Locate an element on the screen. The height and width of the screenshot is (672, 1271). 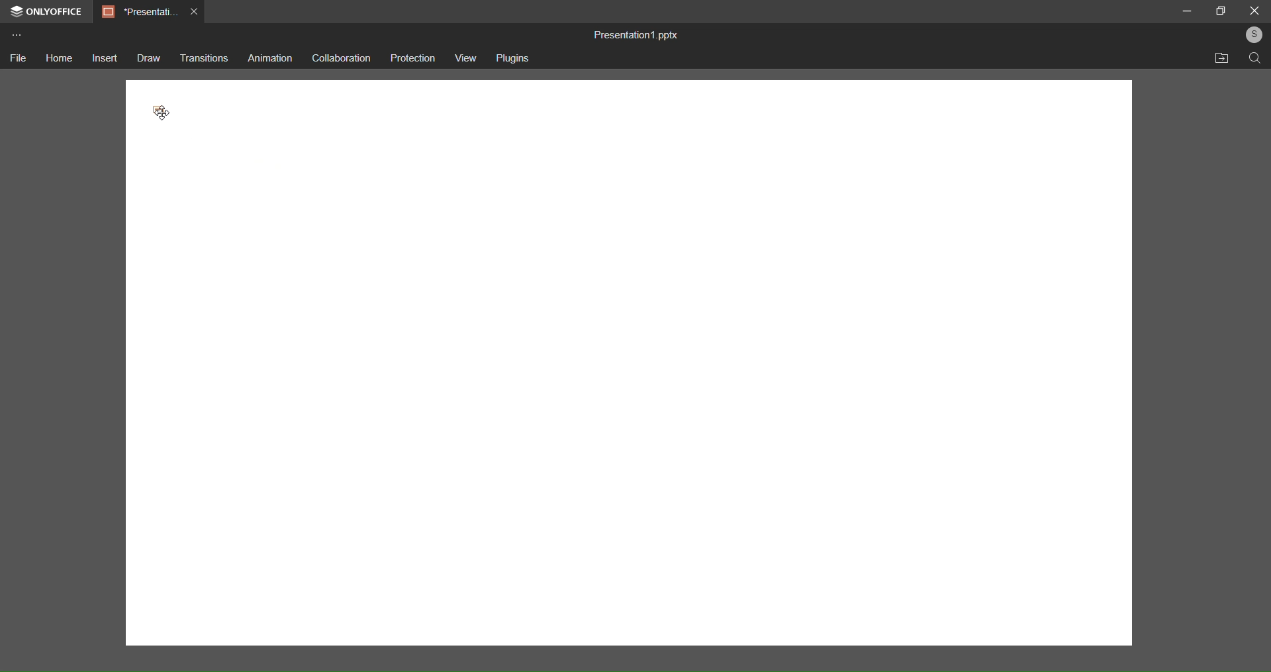
Presentation1 is located at coordinates (136, 11).